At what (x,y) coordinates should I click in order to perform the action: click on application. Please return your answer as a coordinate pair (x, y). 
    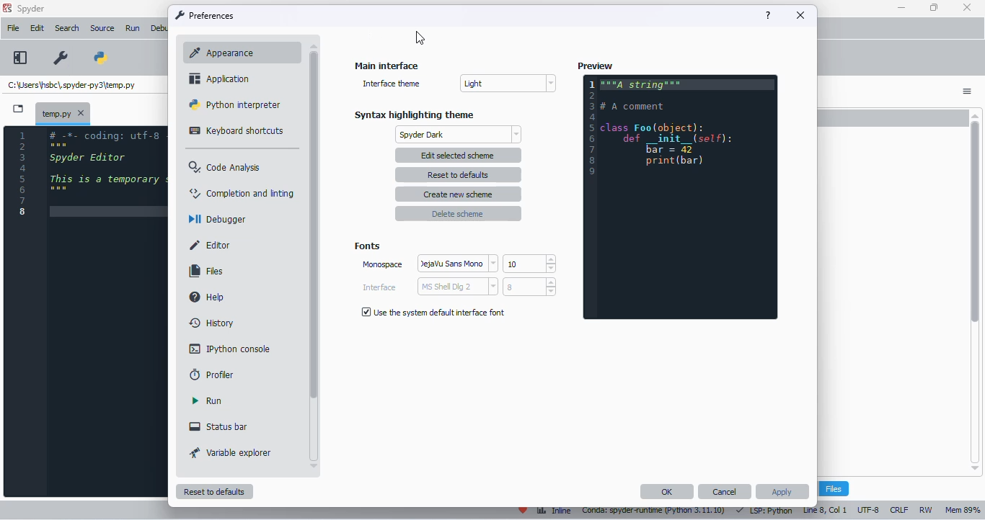
    Looking at the image, I should click on (221, 78).